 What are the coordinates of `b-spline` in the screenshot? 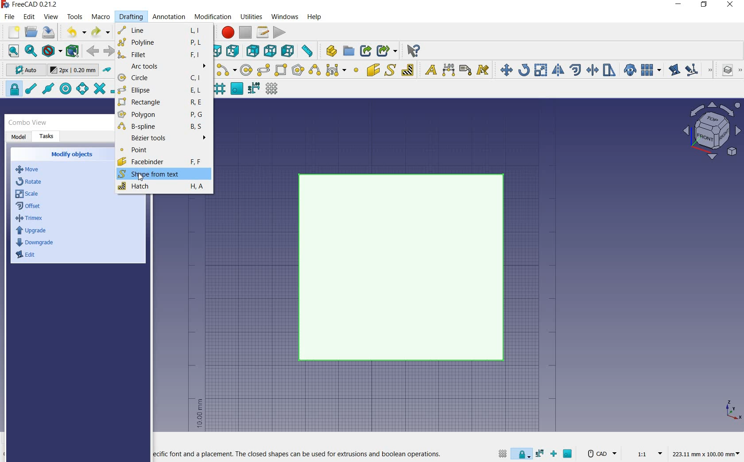 It's located at (162, 127).